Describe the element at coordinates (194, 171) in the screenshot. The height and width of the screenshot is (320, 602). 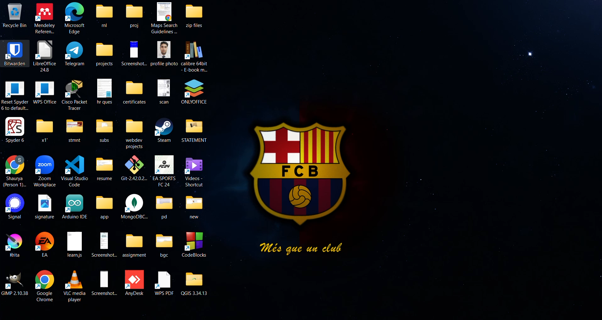
I see `Videos -
Shortcut` at that location.